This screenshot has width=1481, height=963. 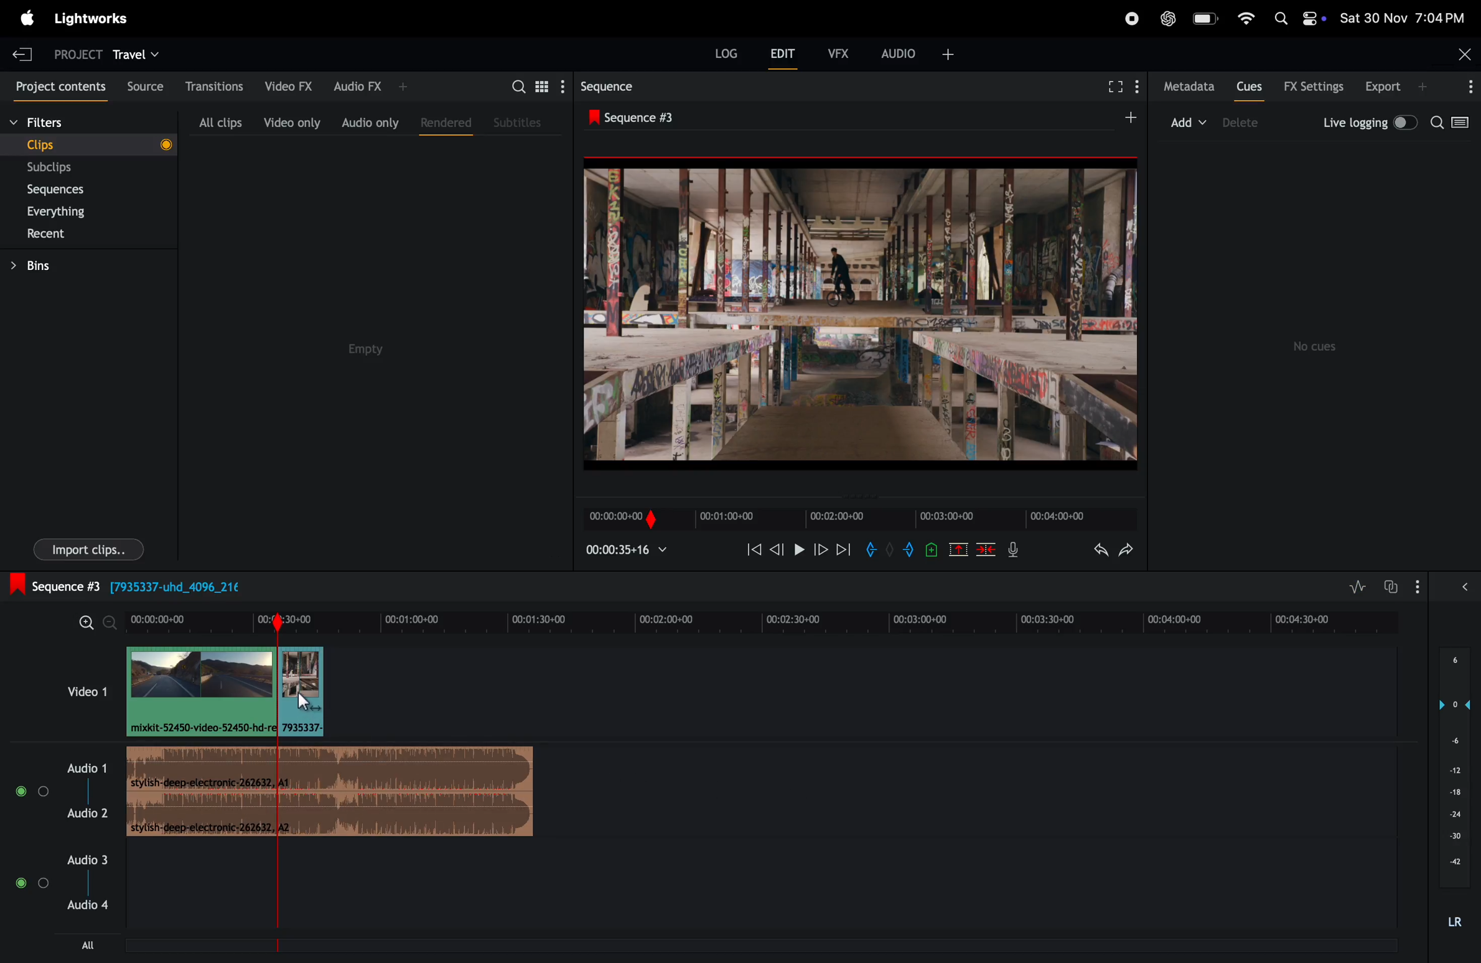 What do you see at coordinates (987, 549) in the screenshot?
I see `delete` at bounding box center [987, 549].